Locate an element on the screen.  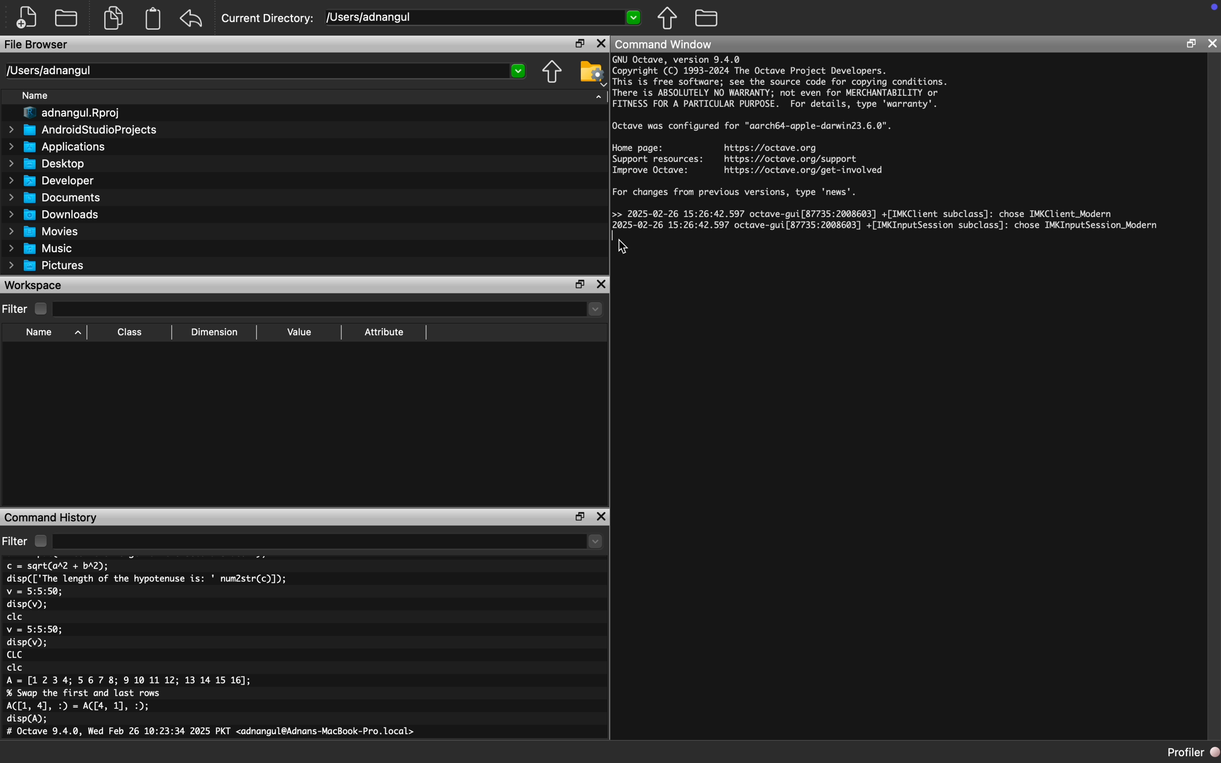
Developer is located at coordinates (50, 180).